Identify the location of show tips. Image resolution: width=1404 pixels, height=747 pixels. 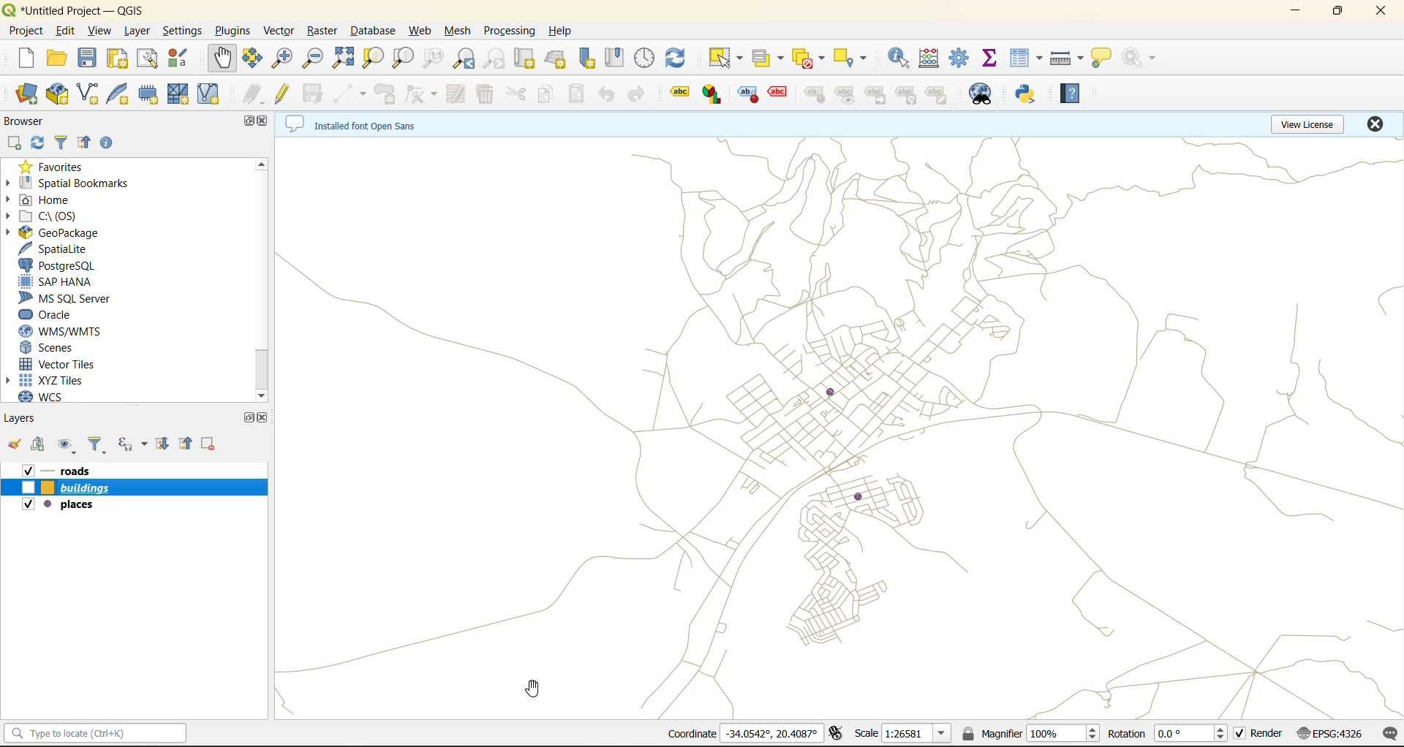
(1108, 56).